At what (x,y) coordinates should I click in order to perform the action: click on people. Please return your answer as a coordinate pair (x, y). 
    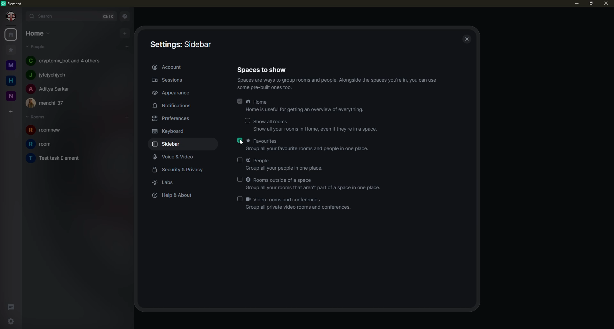
    Looking at the image, I should click on (286, 163).